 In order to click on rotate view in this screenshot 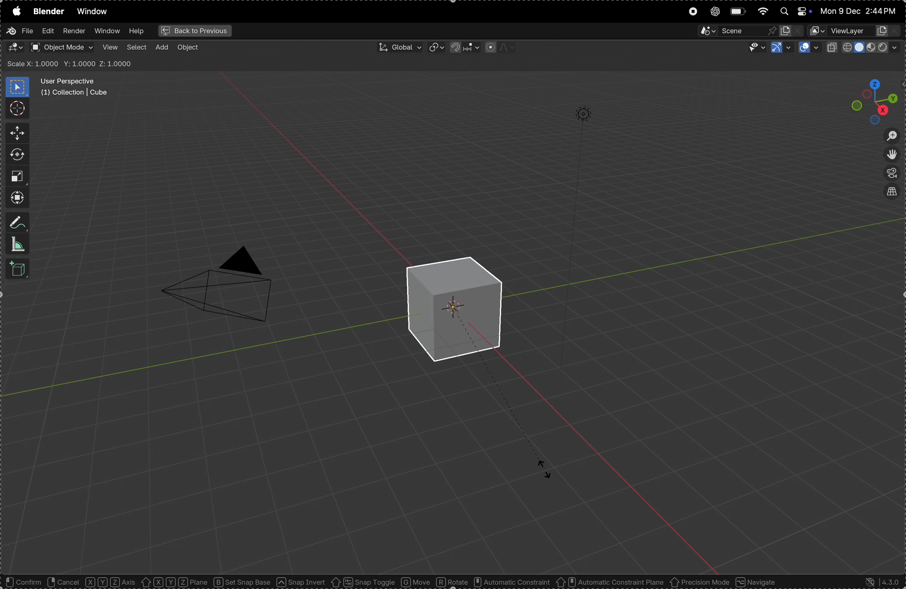, I will do `click(63, 583)`.